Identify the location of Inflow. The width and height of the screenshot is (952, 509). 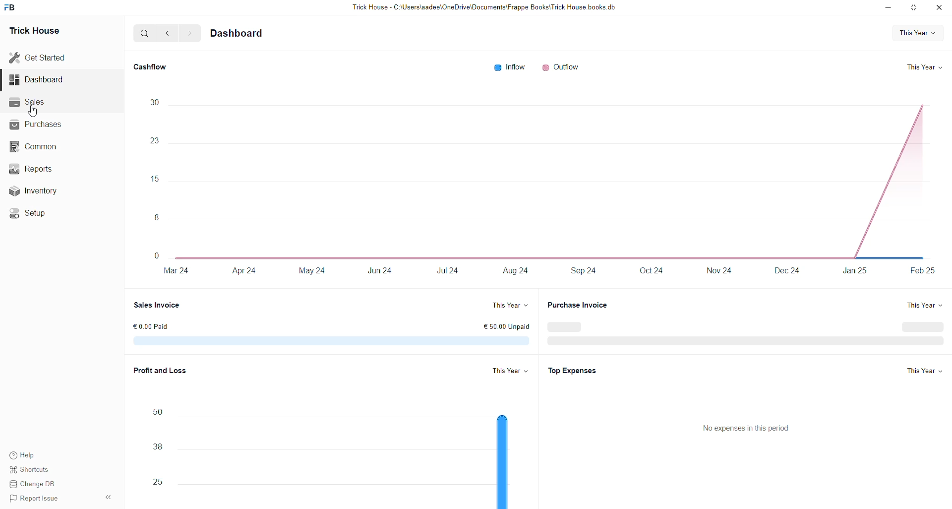
(510, 67).